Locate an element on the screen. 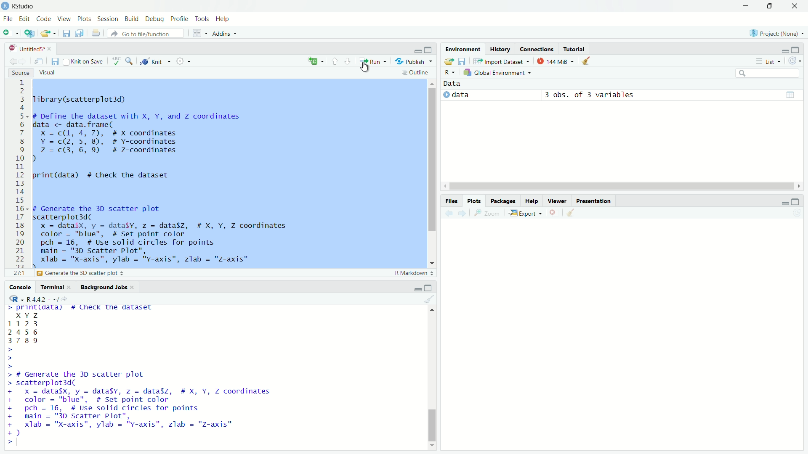  R is located at coordinates (12, 299).